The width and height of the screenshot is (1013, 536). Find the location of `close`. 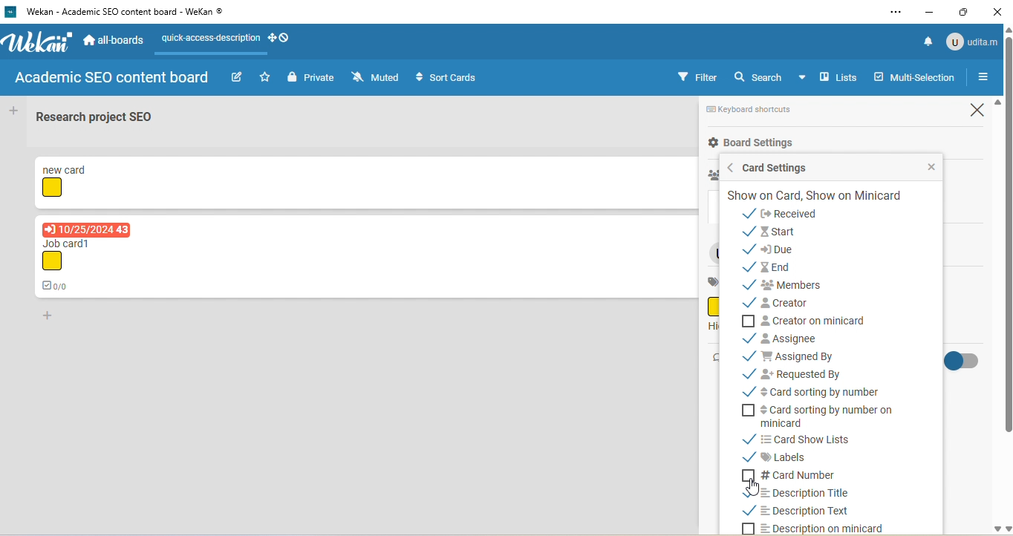

close is located at coordinates (923, 166).